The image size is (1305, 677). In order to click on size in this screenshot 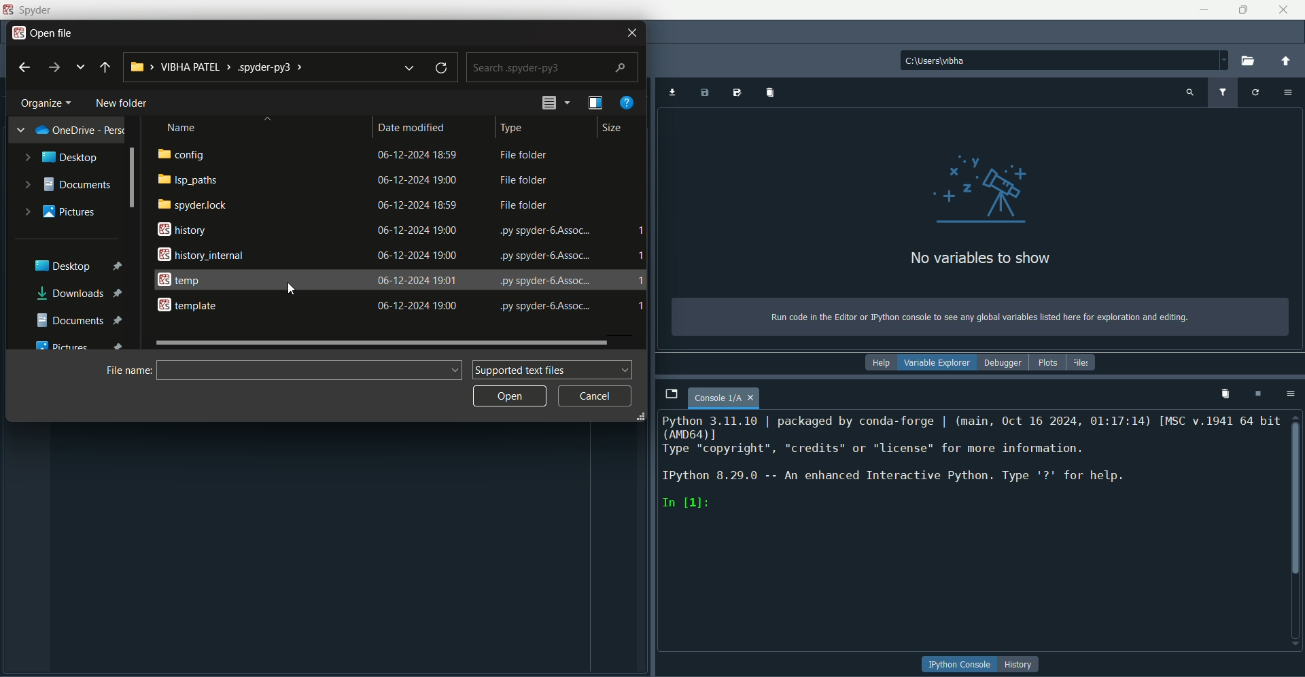, I will do `click(608, 130)`.